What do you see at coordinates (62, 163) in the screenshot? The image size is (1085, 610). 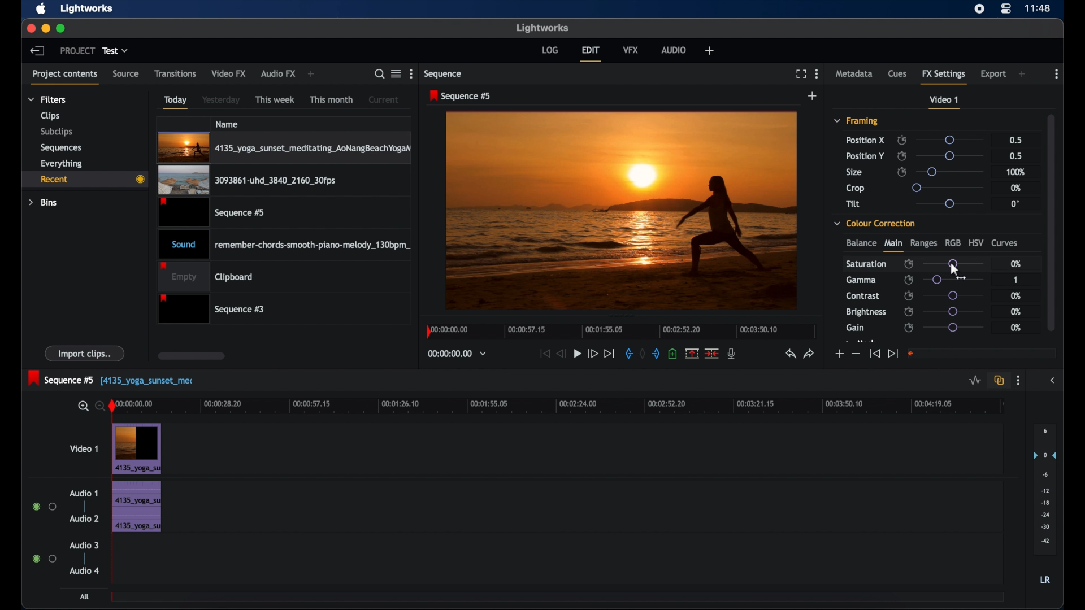 I see `everything` at bounding box center [62, 163].